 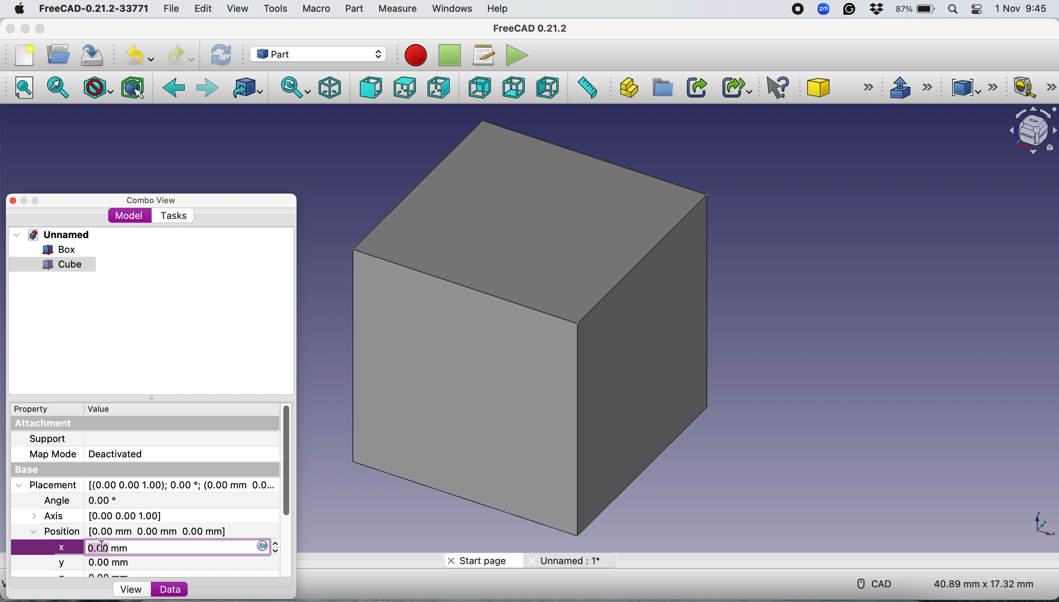 I want to click on Dropbox, so click(x=877, y=10).